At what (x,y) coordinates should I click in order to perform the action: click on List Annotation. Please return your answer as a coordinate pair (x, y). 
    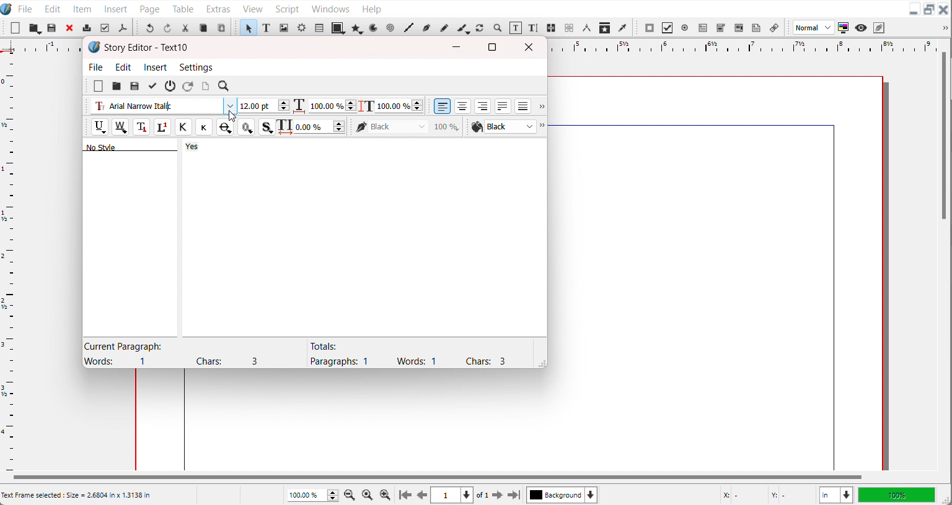
    Looking at the image, I should click on (773, 27).